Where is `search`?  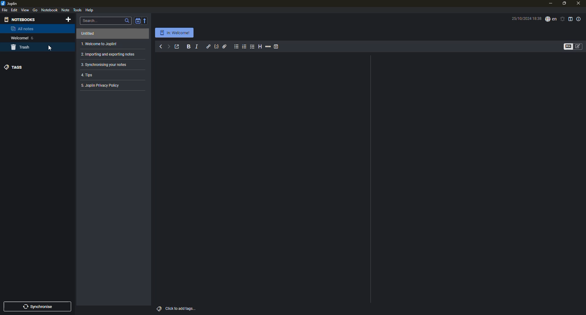 search is located at coordinates (127, 21).